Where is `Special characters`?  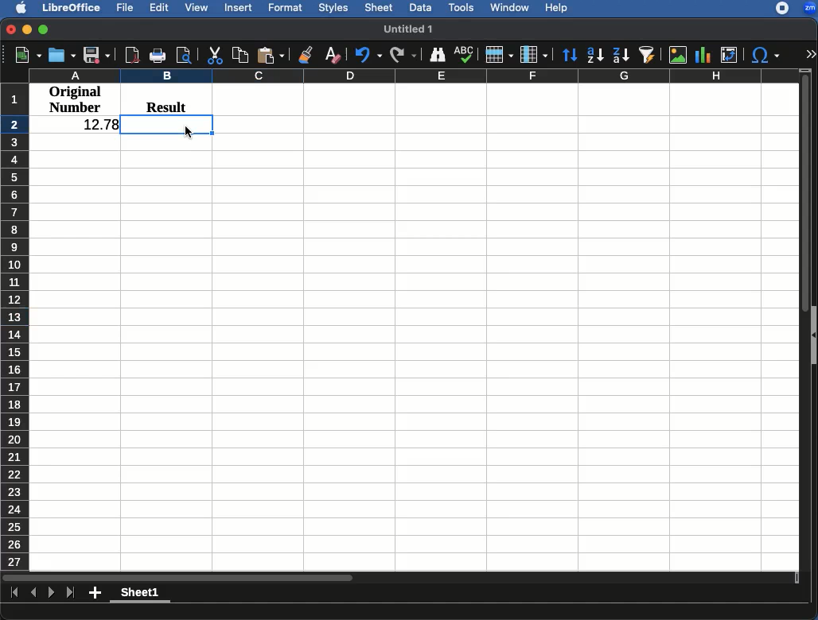 Special characters is located at coordinates (767, 55).